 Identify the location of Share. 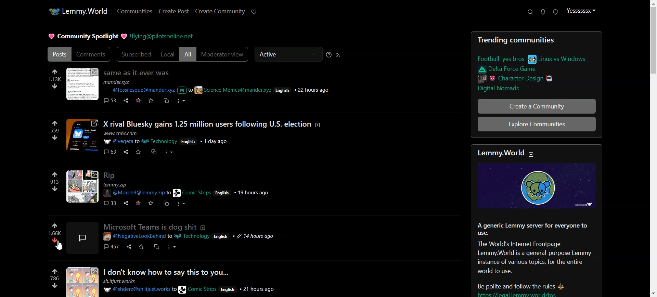
(129, 246).